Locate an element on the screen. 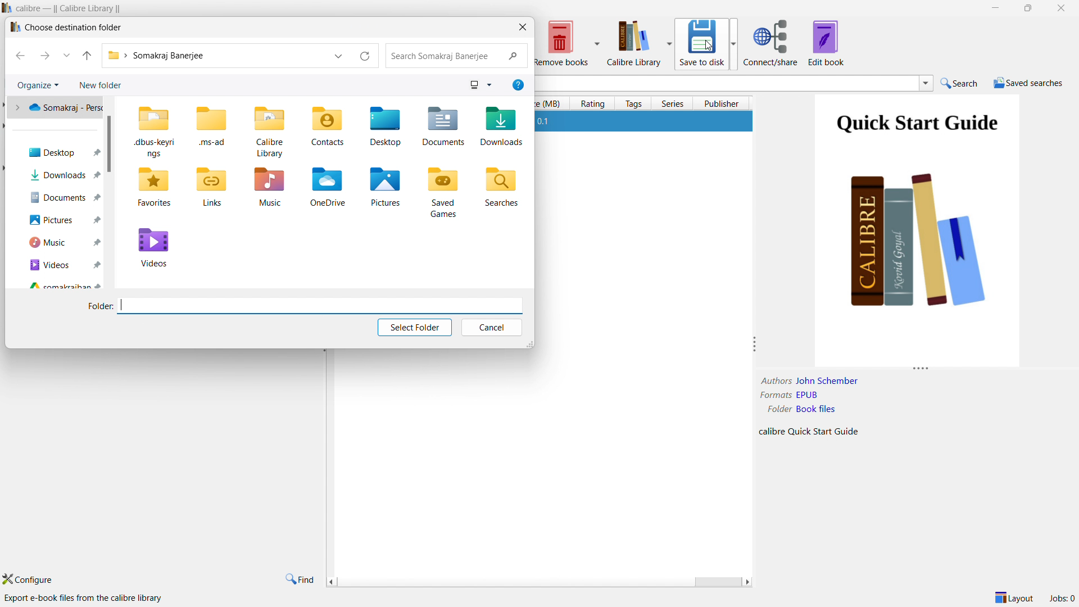 Image resolution: width=1079 pixels, height=607 pixels. John Schember is located at coordinates (831, 381).